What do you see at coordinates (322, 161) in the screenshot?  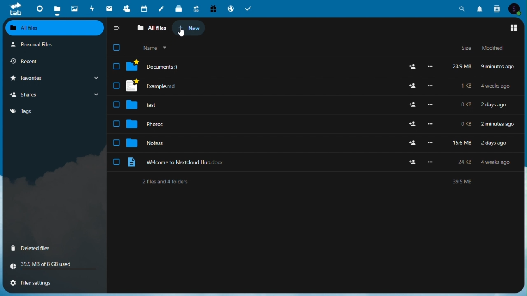 I see `Files` at bounding box center [322, 161].